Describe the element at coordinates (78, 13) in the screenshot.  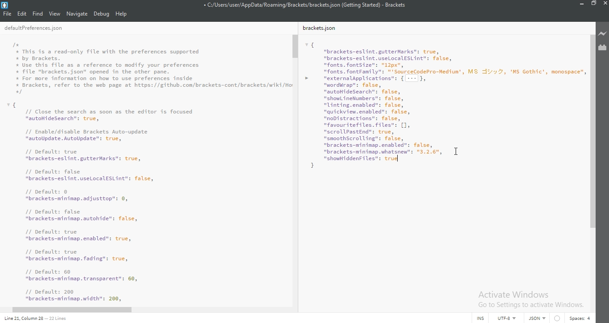
I see `Navigate` at that location.